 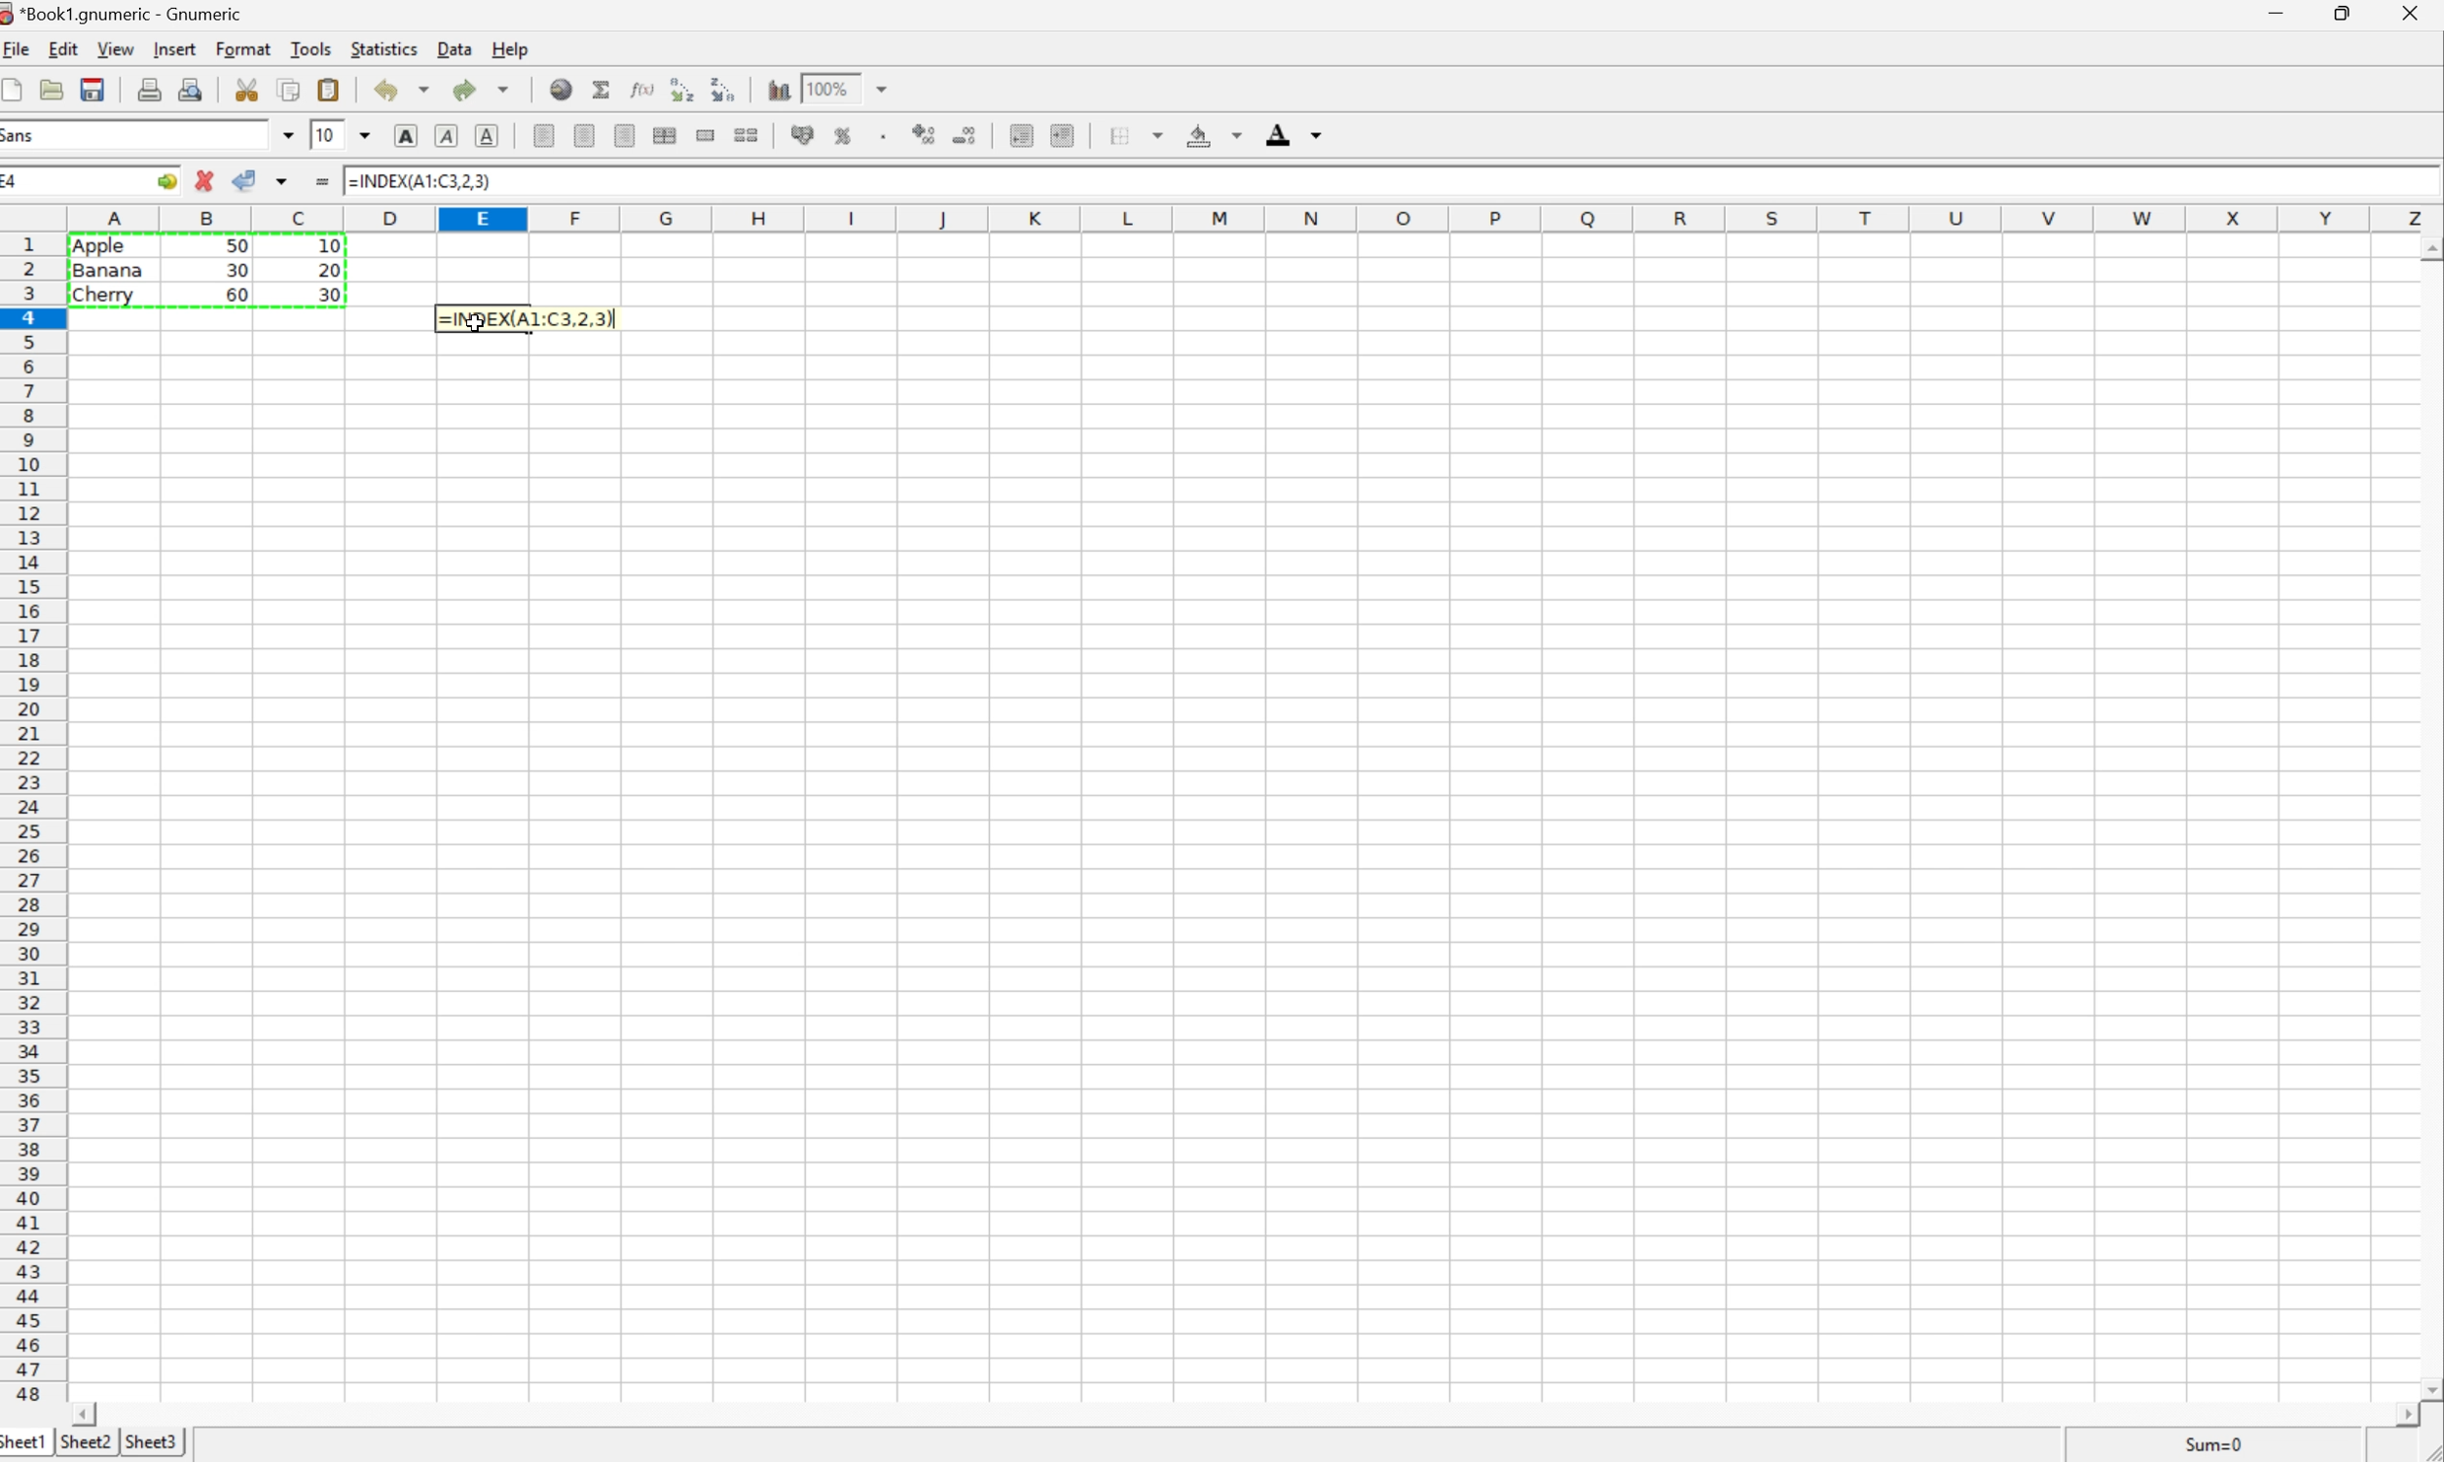 I want to click on application name, so click(x=122, y=14).